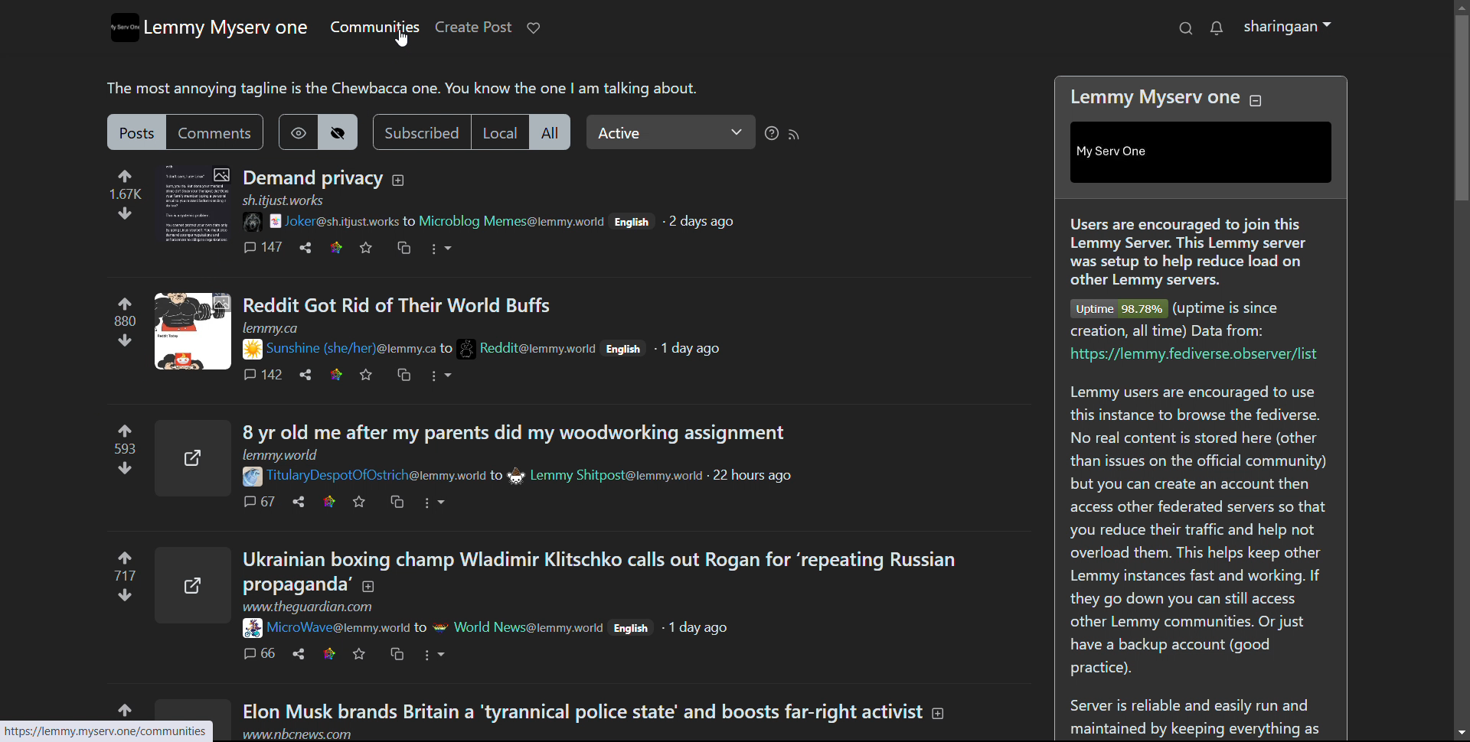 The height and width of the screenshot is (742, 1470). What do you see at coordinates (467, 345) in the screenshot?
I see `poster image` at bounding box center [467, 345].